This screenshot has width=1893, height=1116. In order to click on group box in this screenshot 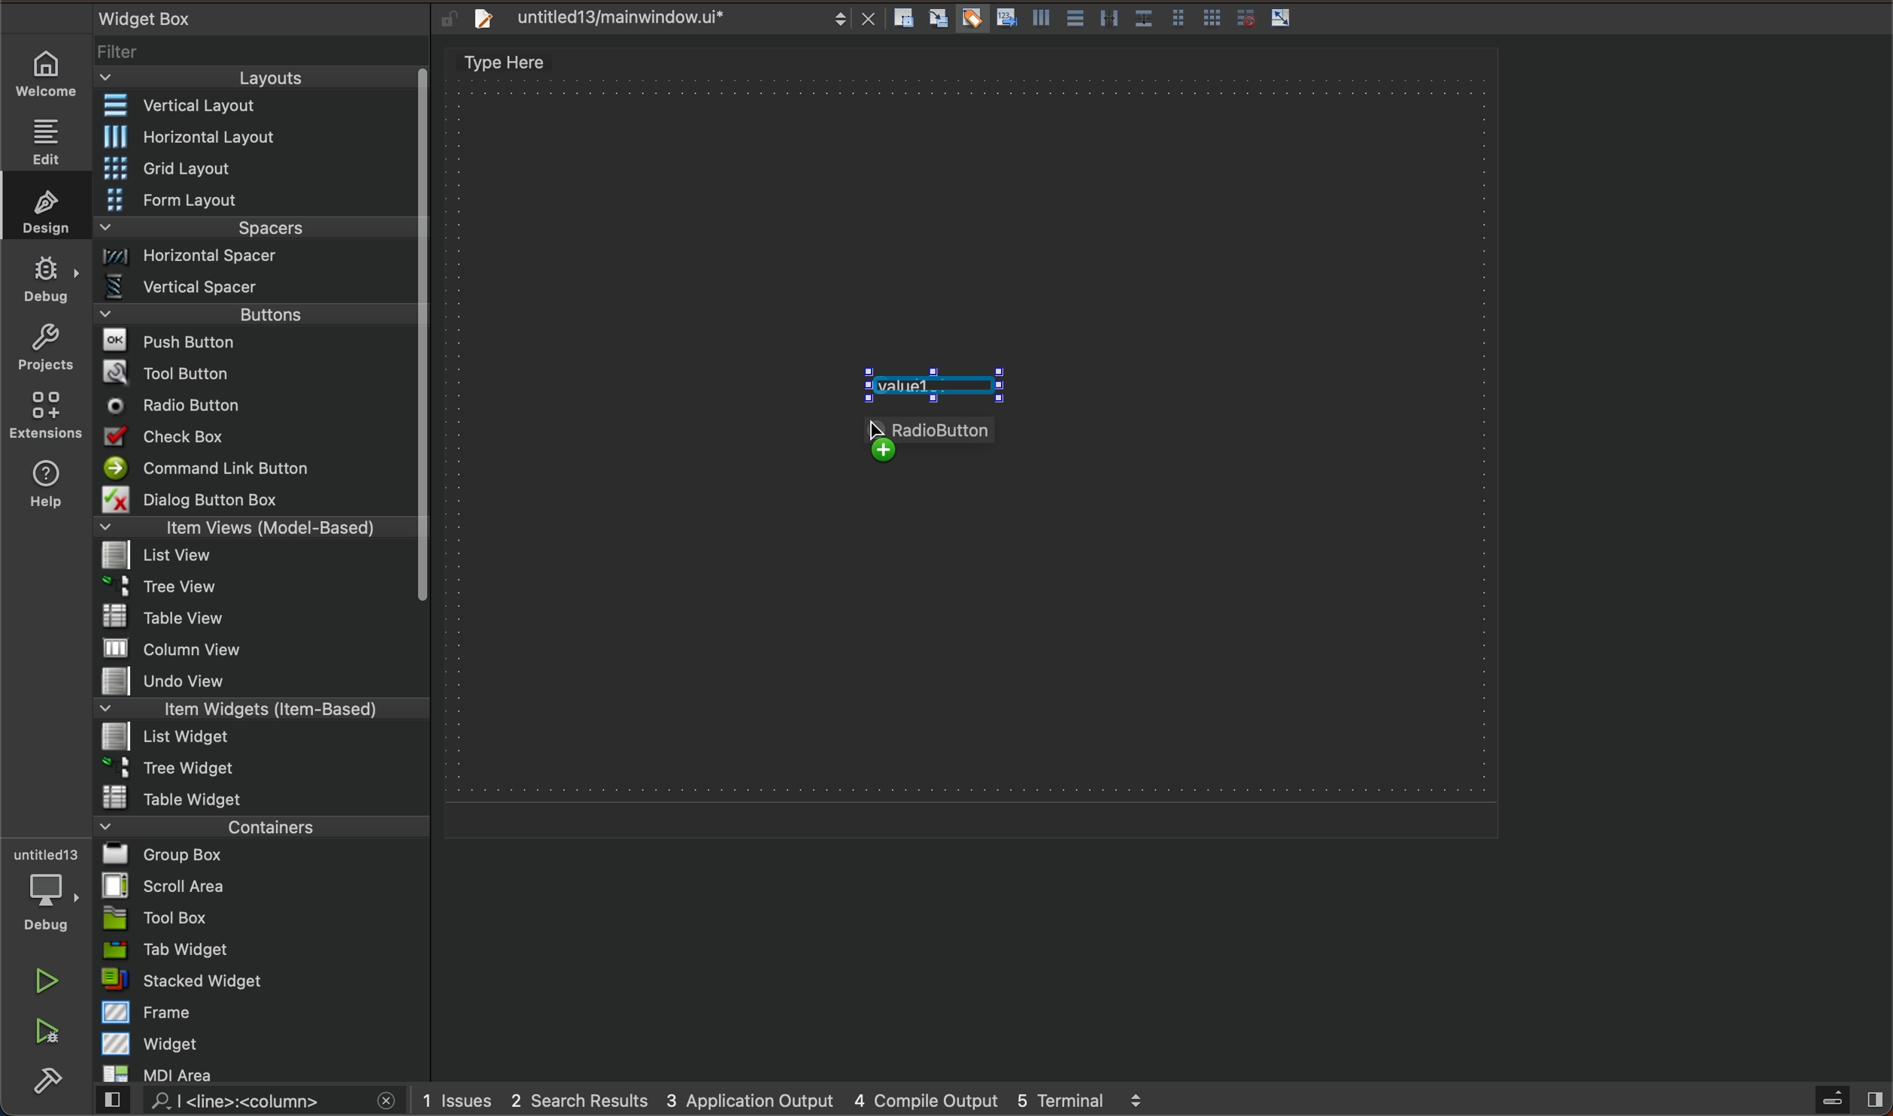, I will do `click(262, 854)`.